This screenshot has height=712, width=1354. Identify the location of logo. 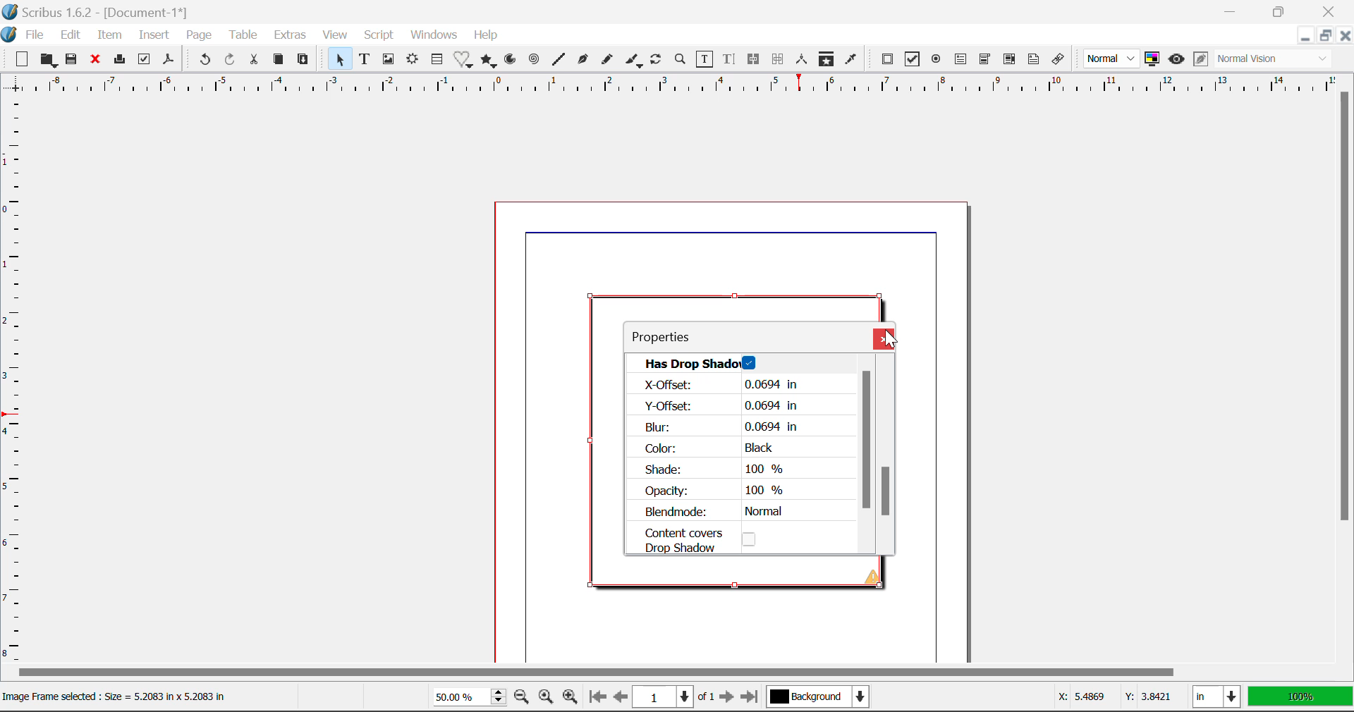
(8, 35).